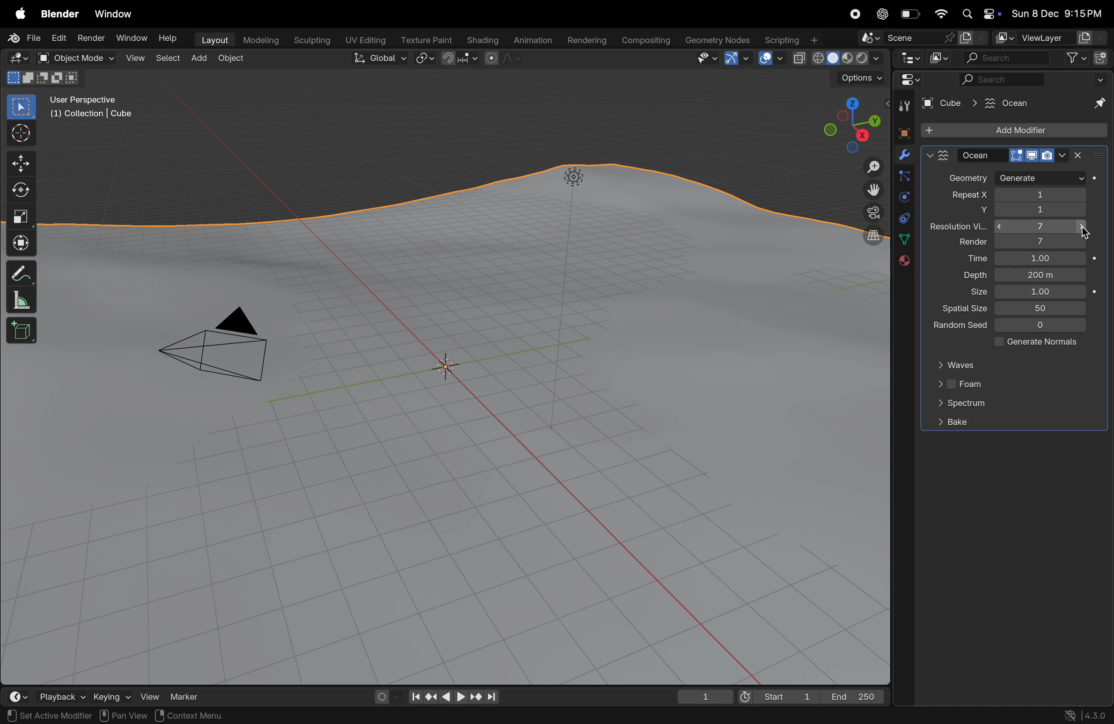 Image resolution: width=1114 pixels, height=724 pixels. Describe the element at coordinates (21, 191) in the screenshot. I see `rotate` at that location.